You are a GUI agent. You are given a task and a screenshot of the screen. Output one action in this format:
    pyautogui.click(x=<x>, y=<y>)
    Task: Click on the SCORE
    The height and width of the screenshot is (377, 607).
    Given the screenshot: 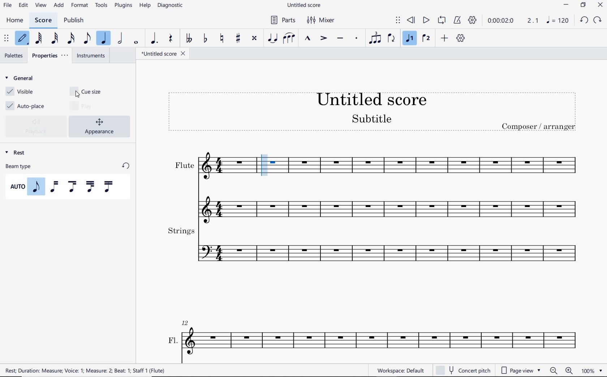 What is the action you would take?
    pyautogui.click(x=44, y=20)
    